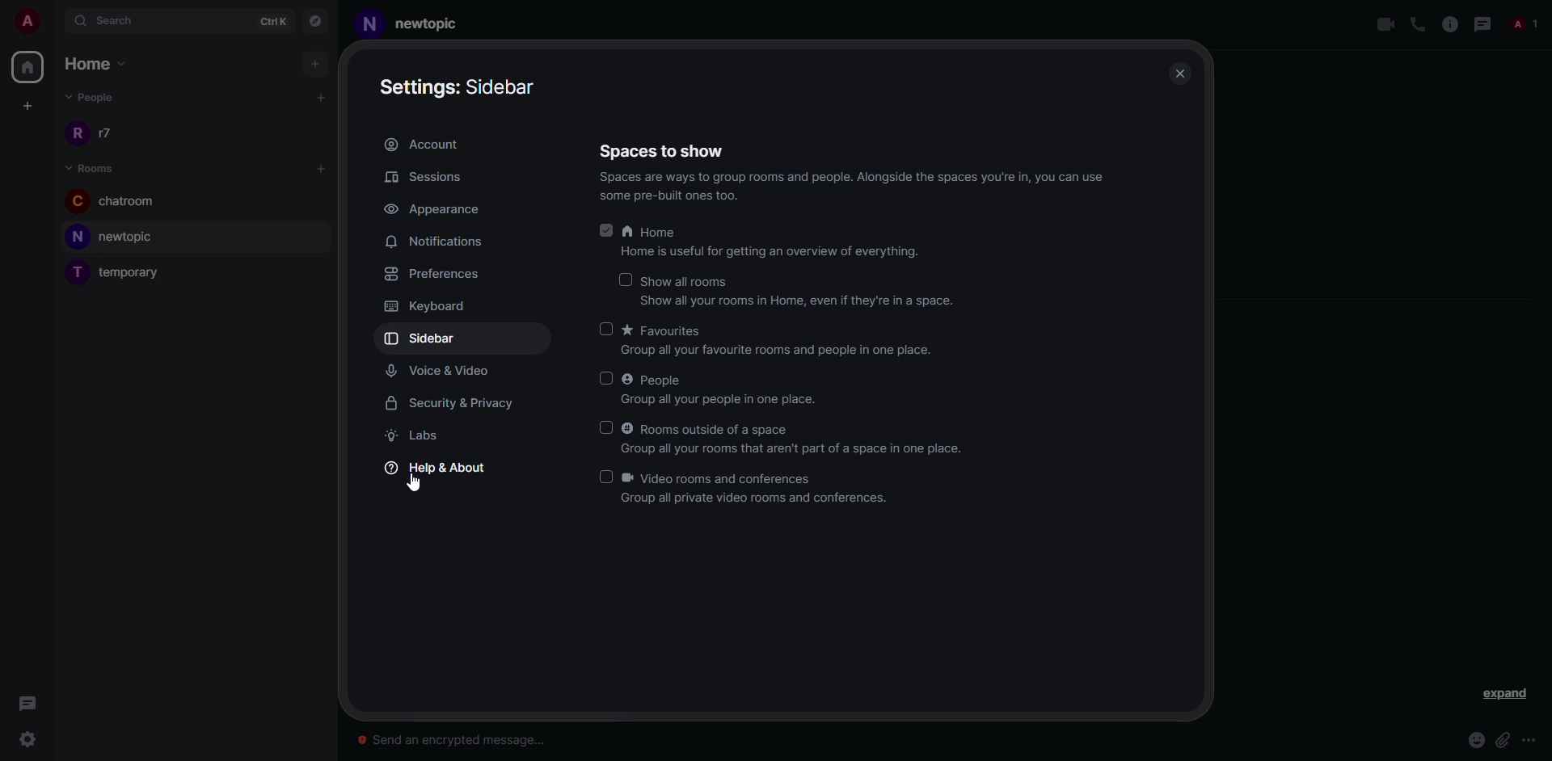 This screenshot has height=761, width=1552. Describe the element at coordinates (86, 738) in the screenshot. I see `quick settings` at that location.